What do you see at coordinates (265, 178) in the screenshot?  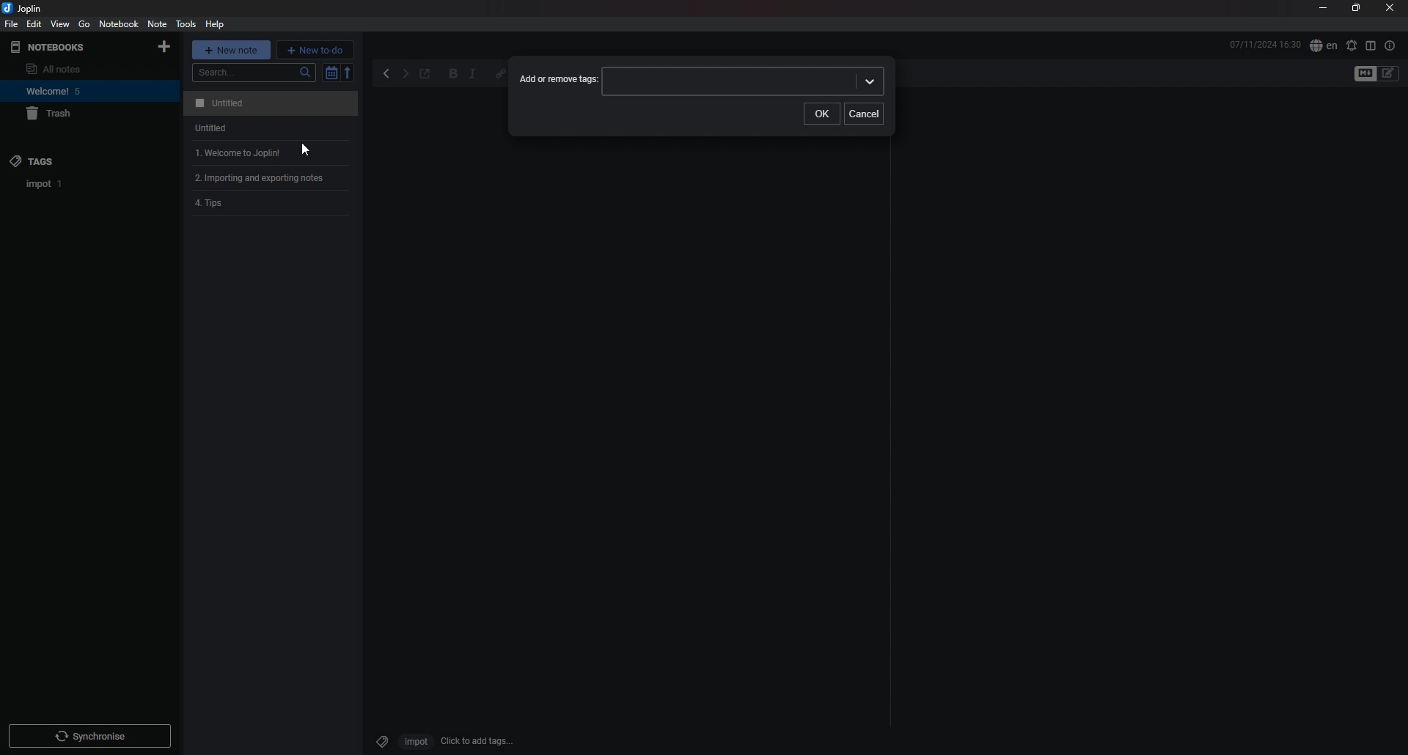 I see `2. Importing` at bounding box center [265, 178].